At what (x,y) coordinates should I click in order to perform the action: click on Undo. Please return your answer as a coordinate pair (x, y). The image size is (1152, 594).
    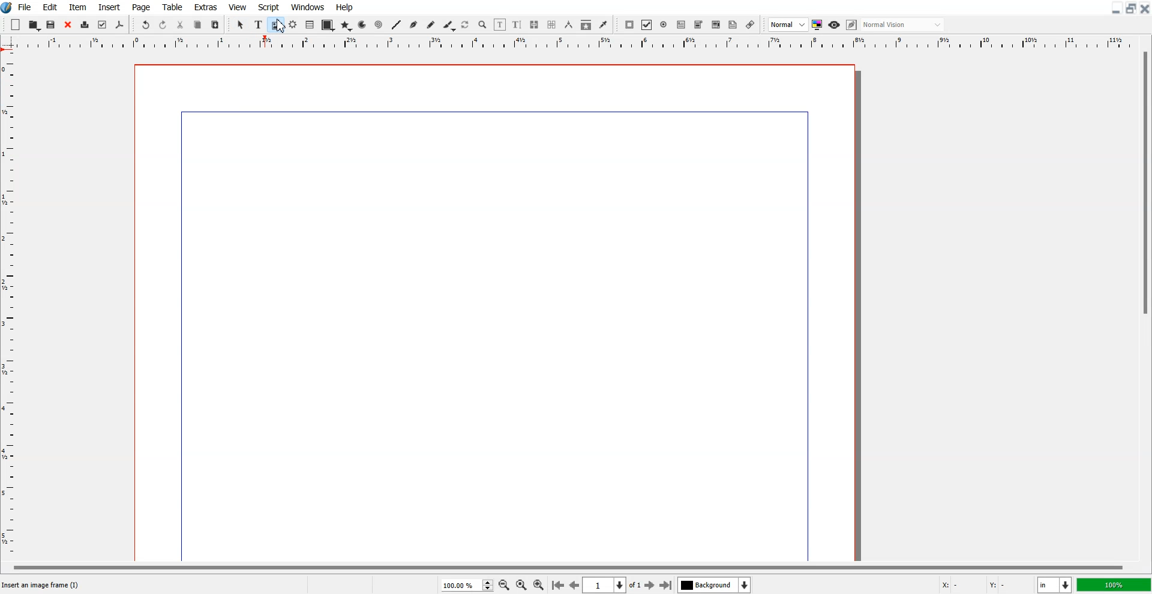
    Looking at the image, I should click on (146, 24).